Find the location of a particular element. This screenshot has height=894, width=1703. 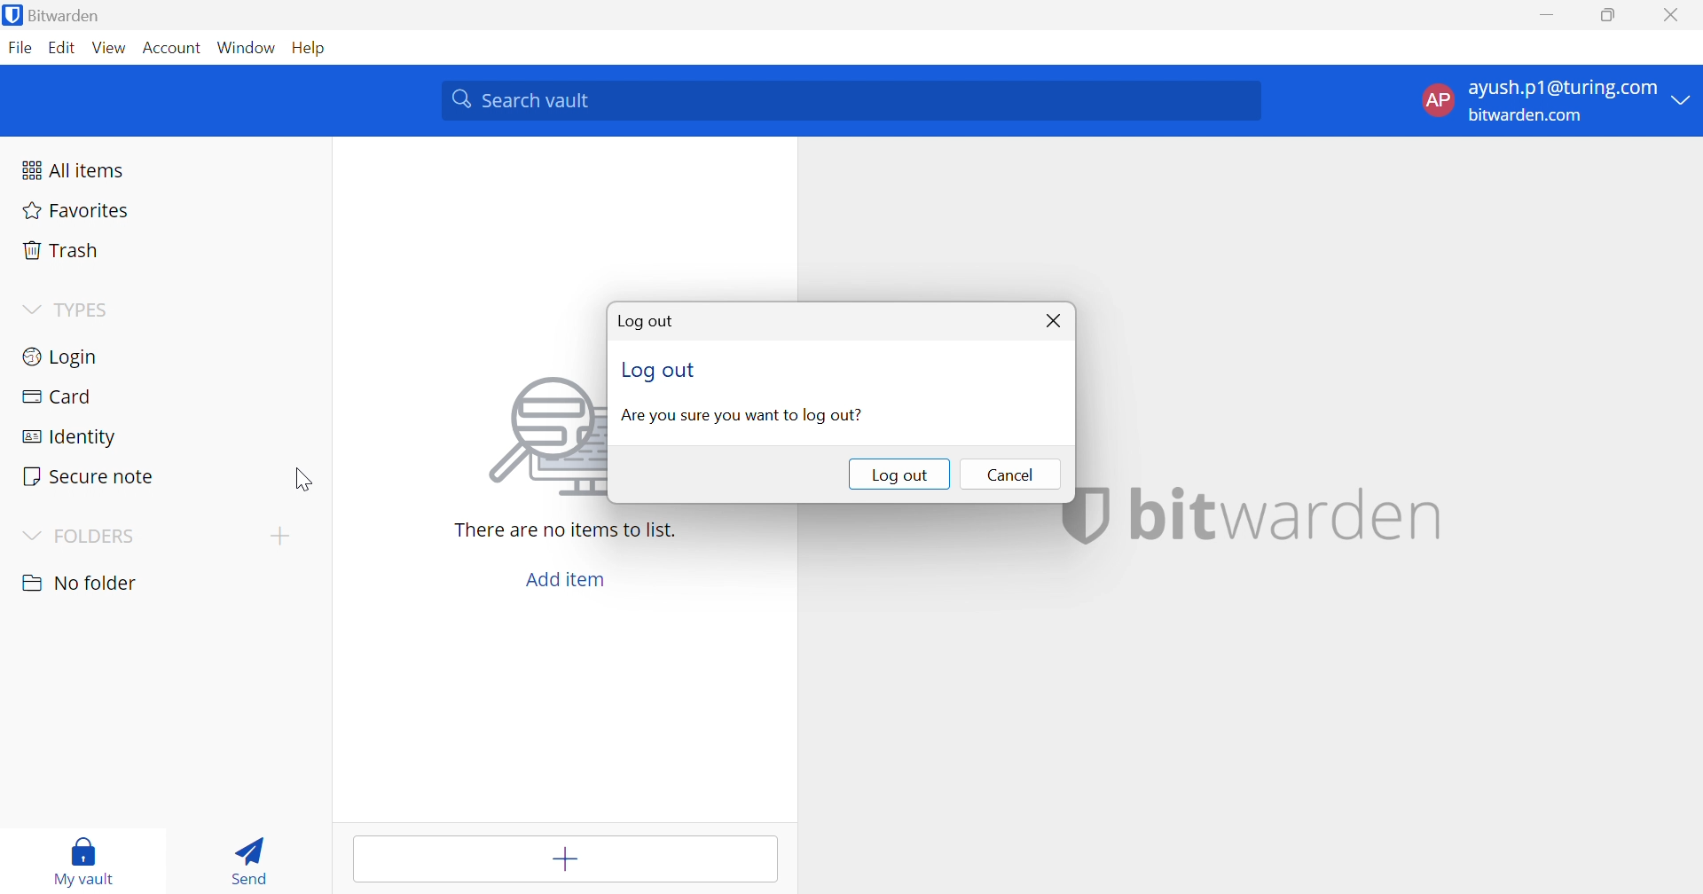

Cancel is located at coordinates (1007, 474).